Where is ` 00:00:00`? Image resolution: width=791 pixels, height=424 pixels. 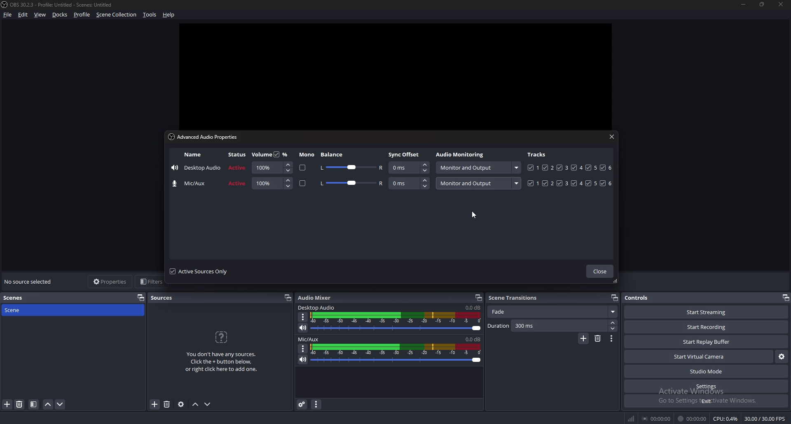  00:00:00 is located at coordinates (693, 419).